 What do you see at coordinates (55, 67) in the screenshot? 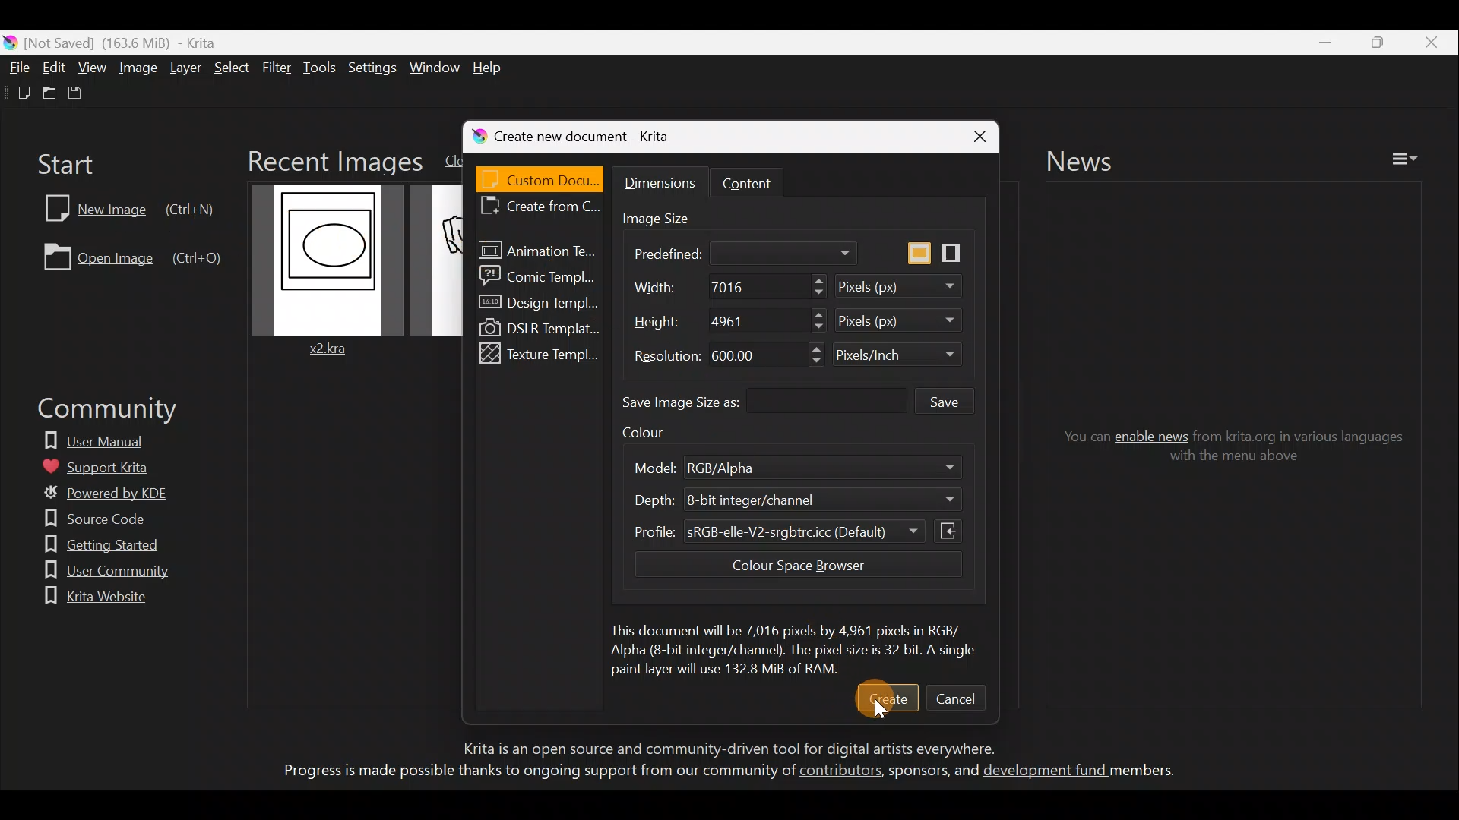
I see `Edit` at bounding box center [55, 67].